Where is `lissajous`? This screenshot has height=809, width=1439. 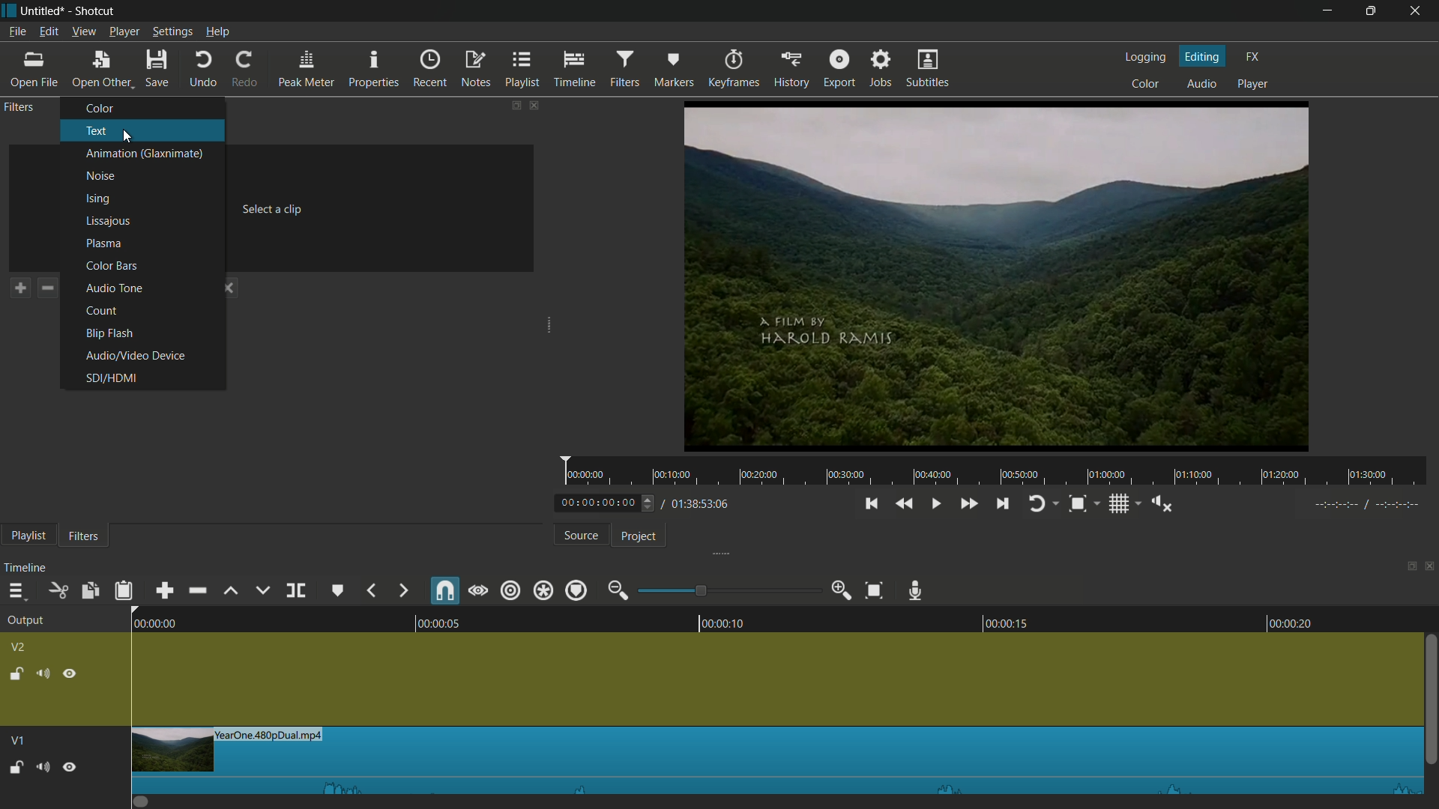 lissajous is located at coordinates (106, 222).